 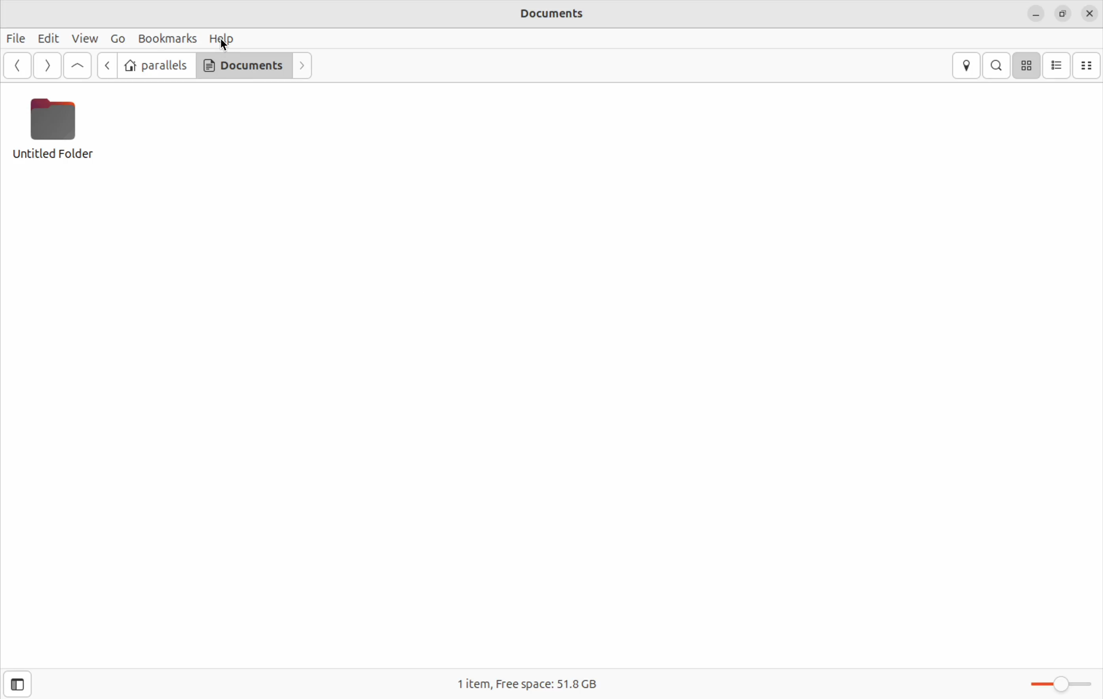 I want to click on go up, so click(x=77, y=66).